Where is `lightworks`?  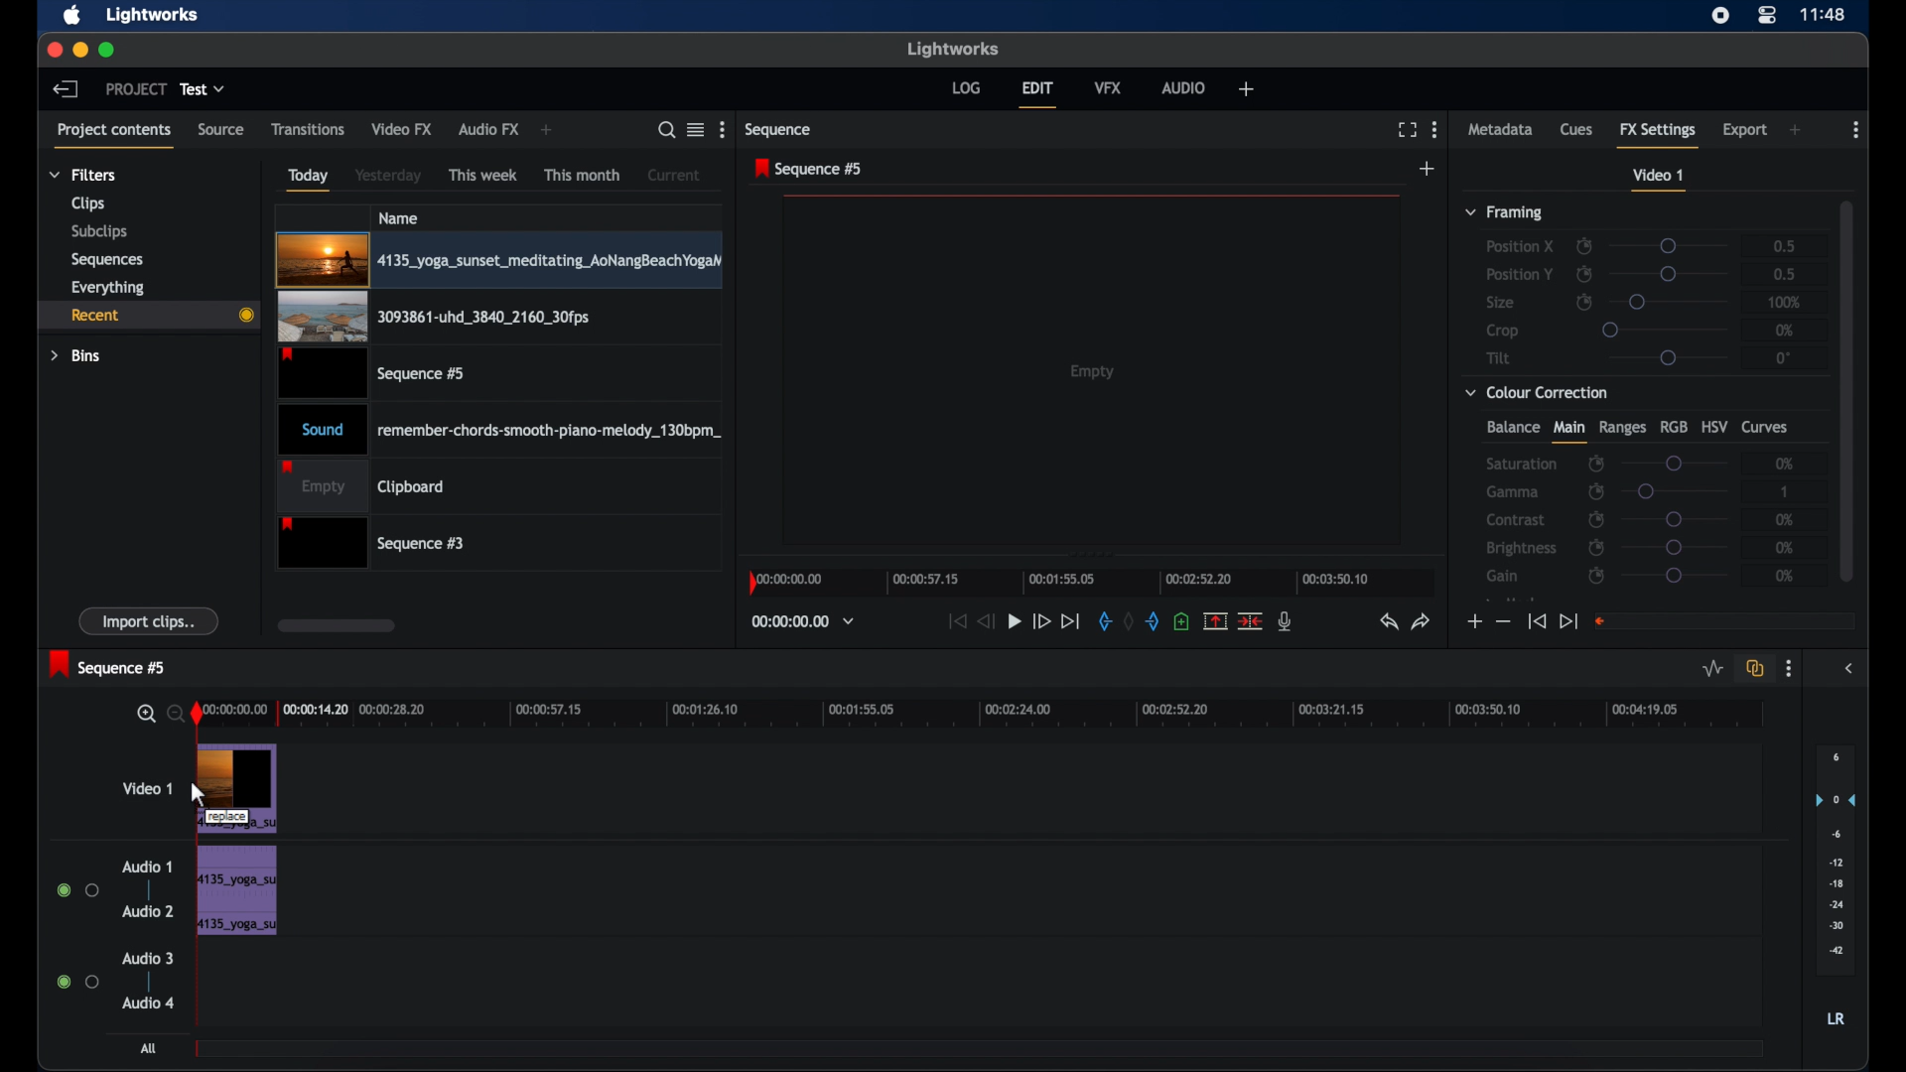
lightworks is located at coordinates (953, 49).